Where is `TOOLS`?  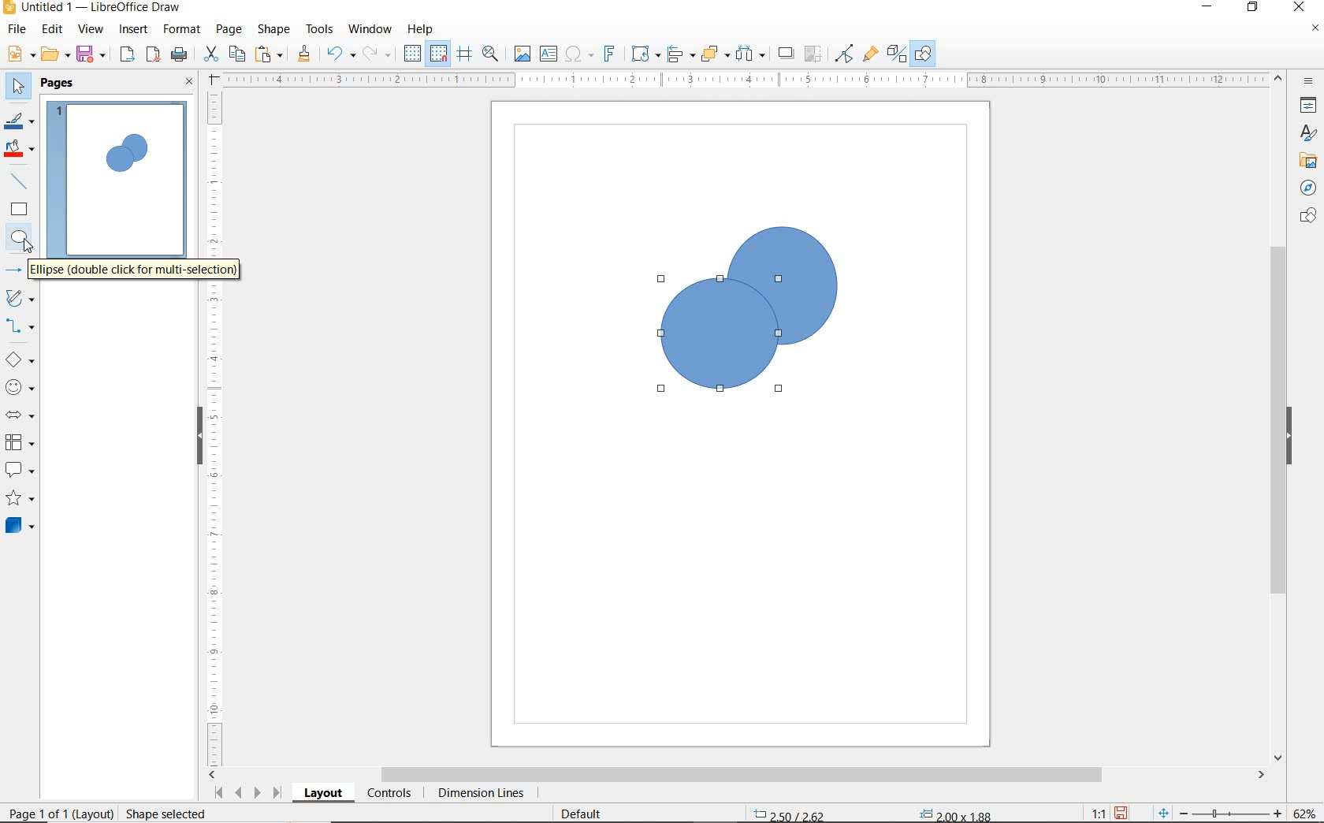 TOOLS is located at coordinates (319, 28).